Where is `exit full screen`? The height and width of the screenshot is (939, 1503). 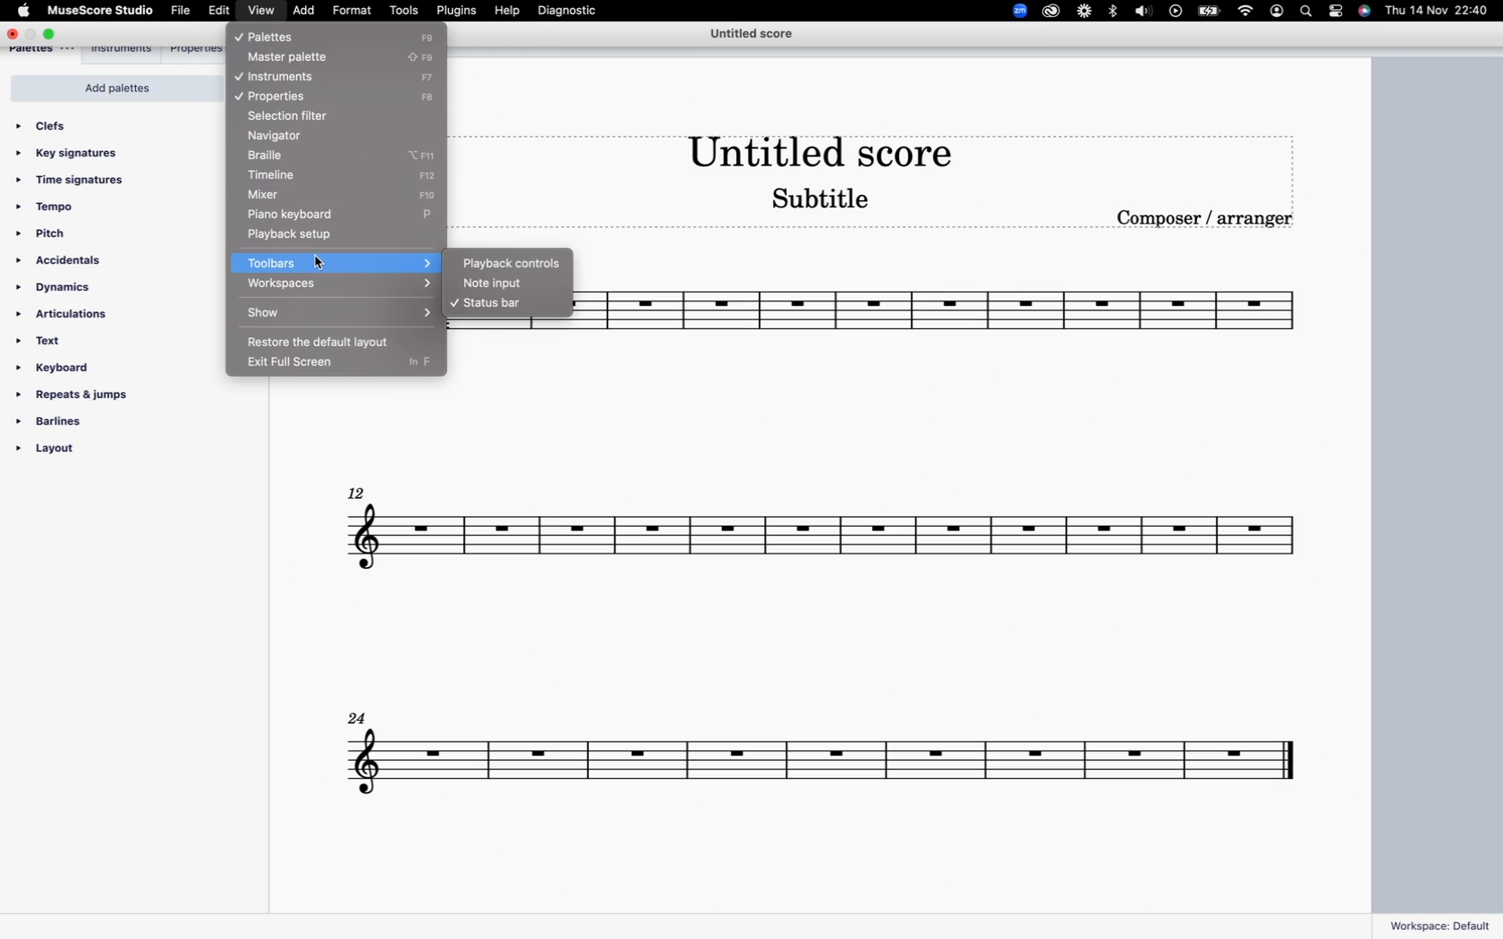
exit full screen is located at coordinates (301, 365).